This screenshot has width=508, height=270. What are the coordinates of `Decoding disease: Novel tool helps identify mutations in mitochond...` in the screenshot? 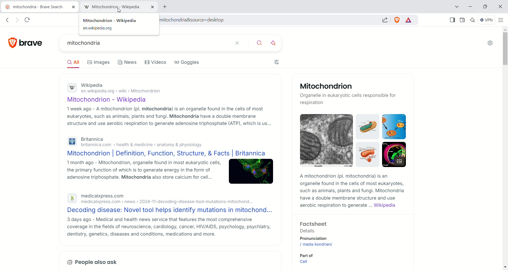 It's located at (174, 210).